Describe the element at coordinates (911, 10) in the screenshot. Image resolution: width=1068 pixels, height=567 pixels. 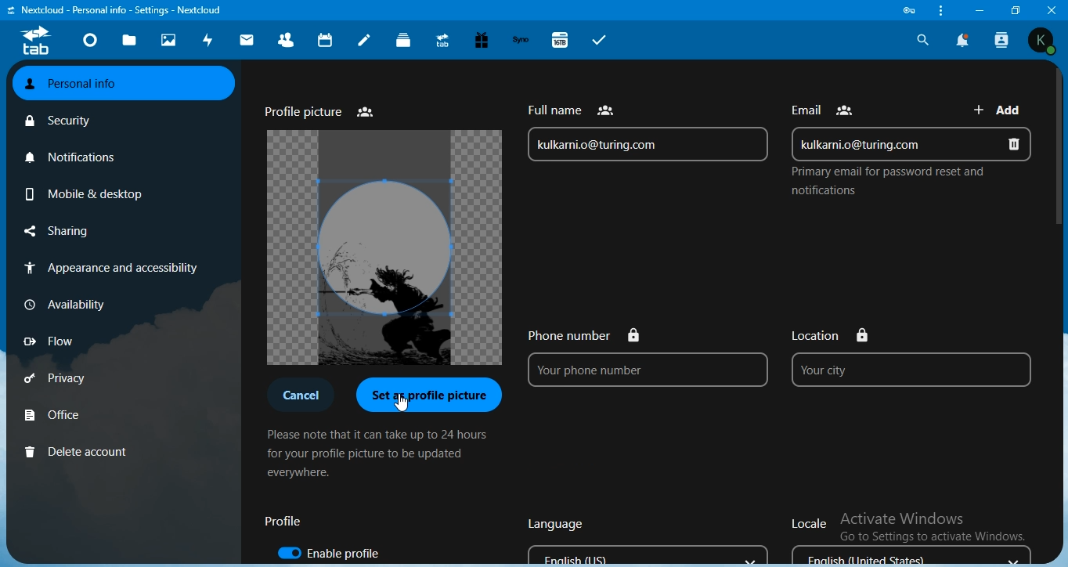
I see `icon` at that location.